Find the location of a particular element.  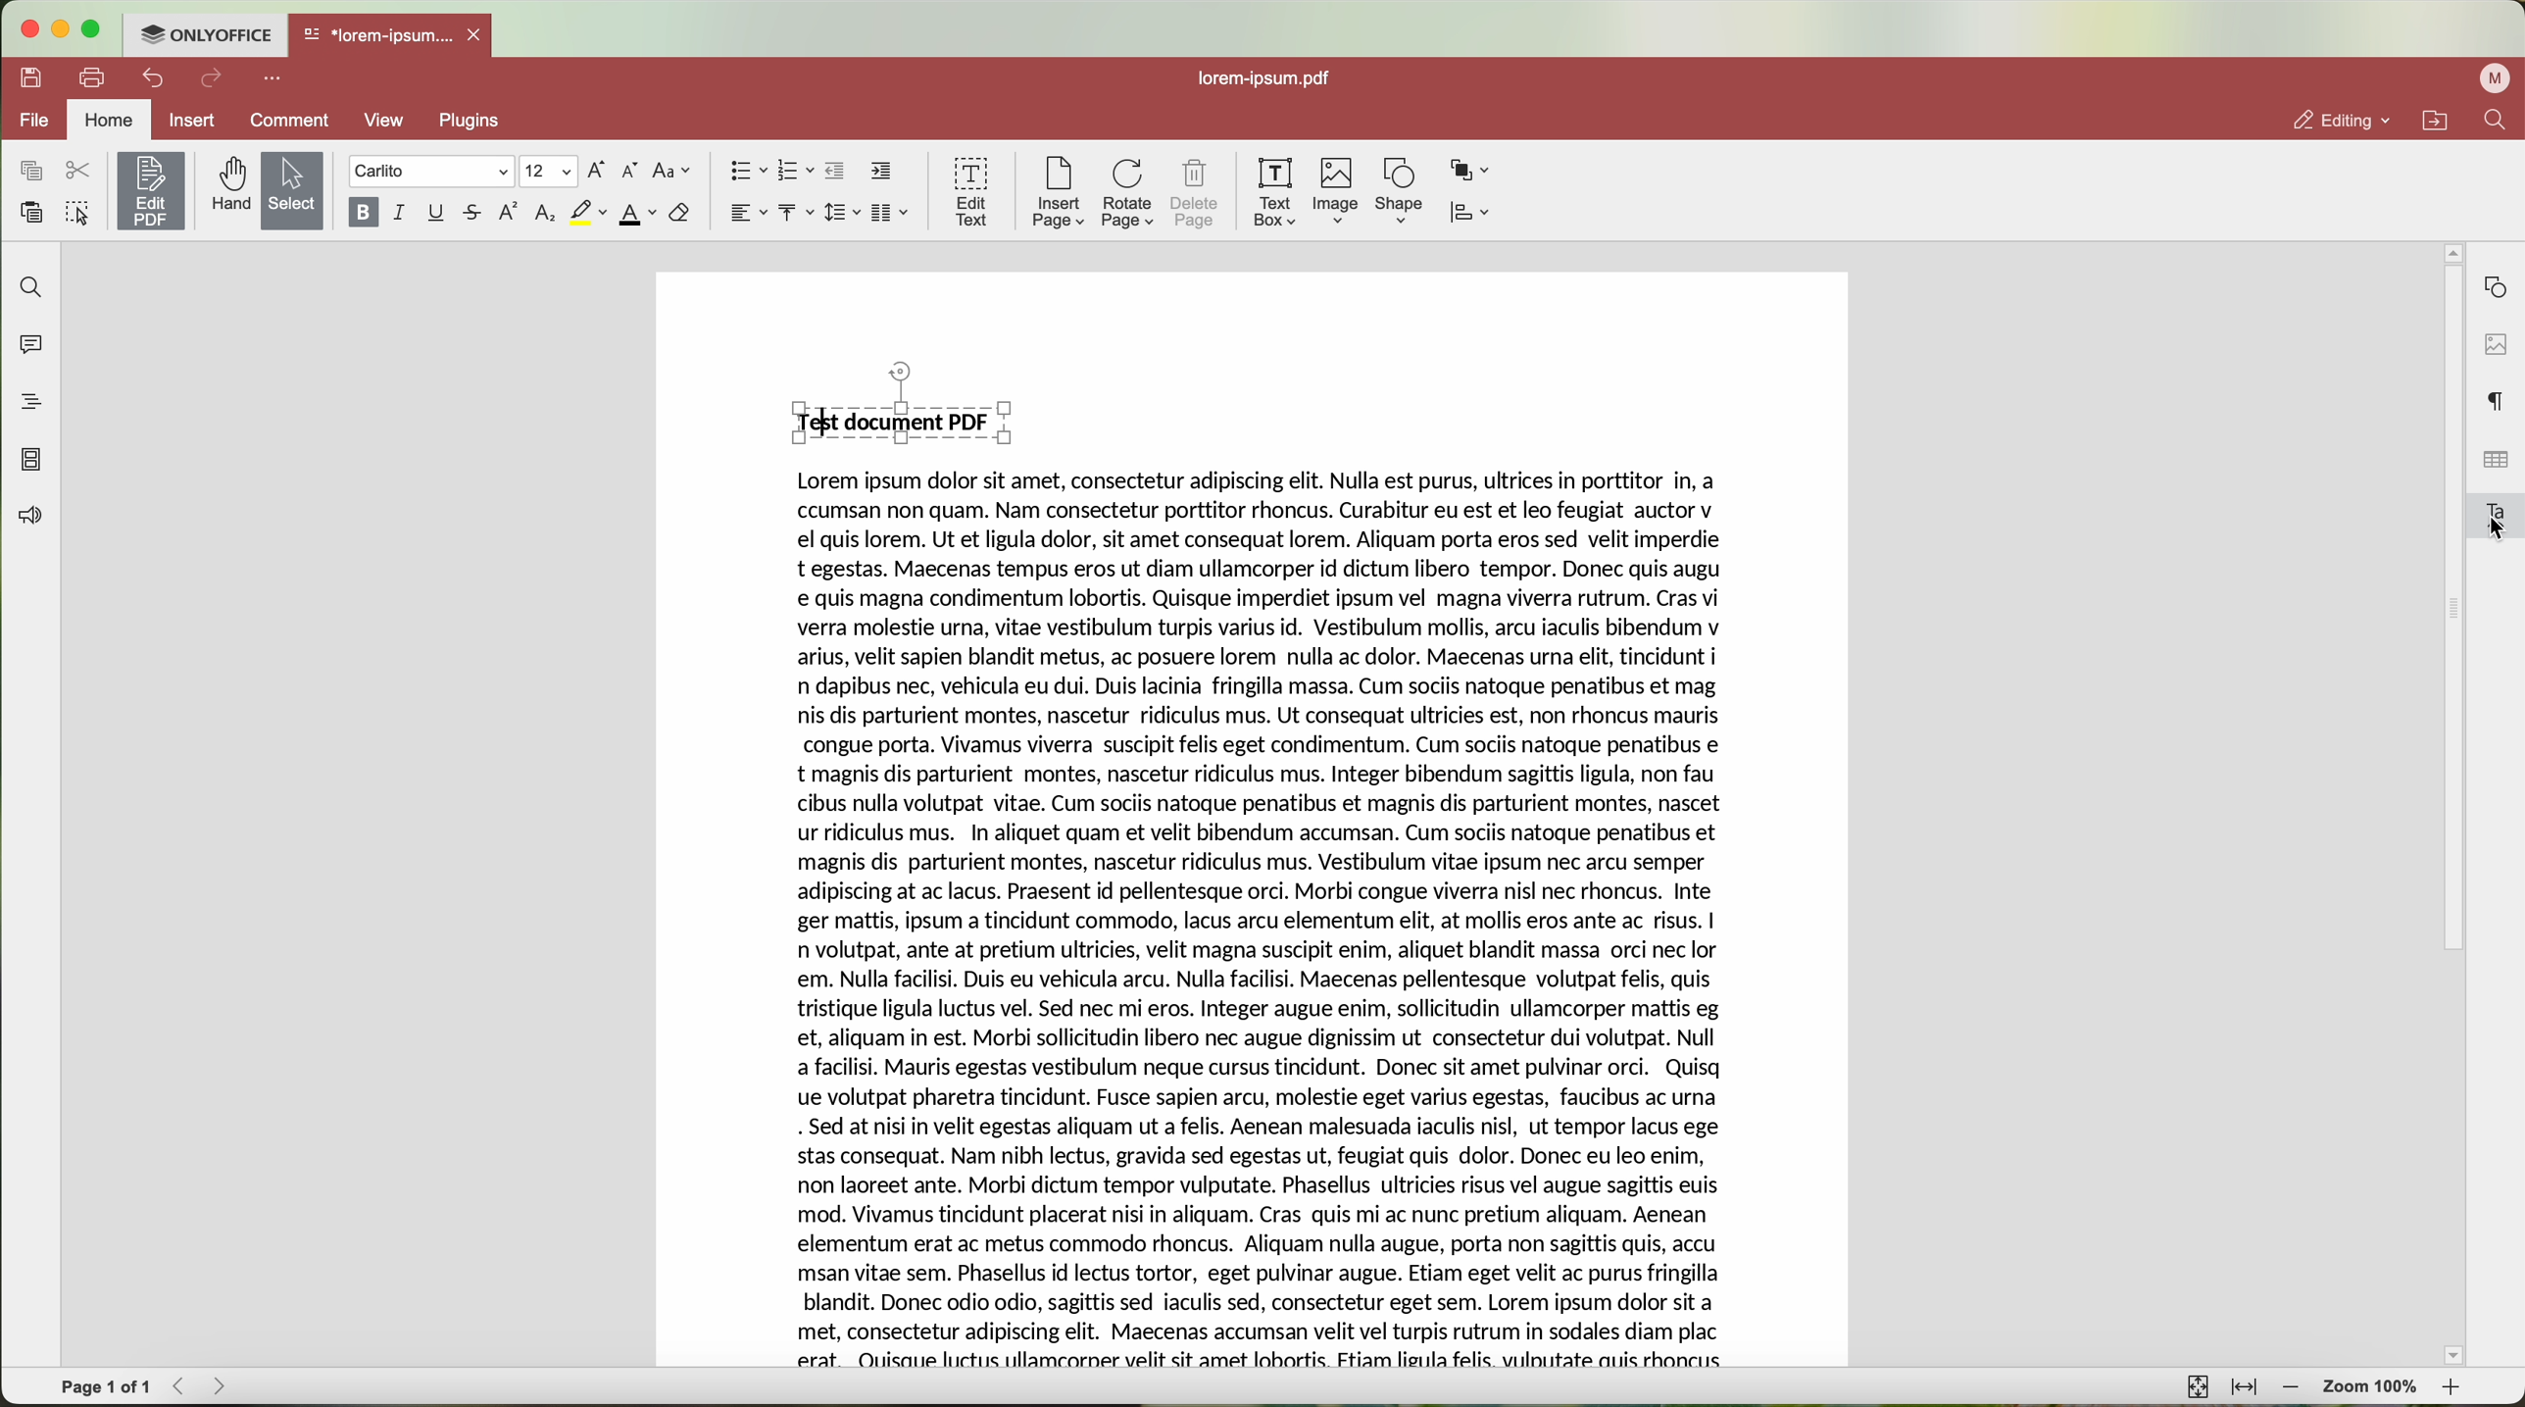

profile user is located at coordinates (2497, 79).